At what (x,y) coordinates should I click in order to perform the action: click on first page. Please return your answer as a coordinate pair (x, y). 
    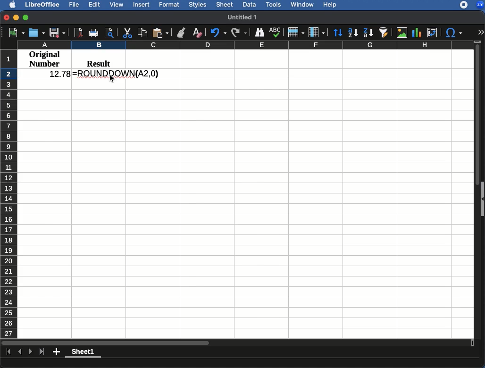
    Looking at the image, I should click on (9, 352).